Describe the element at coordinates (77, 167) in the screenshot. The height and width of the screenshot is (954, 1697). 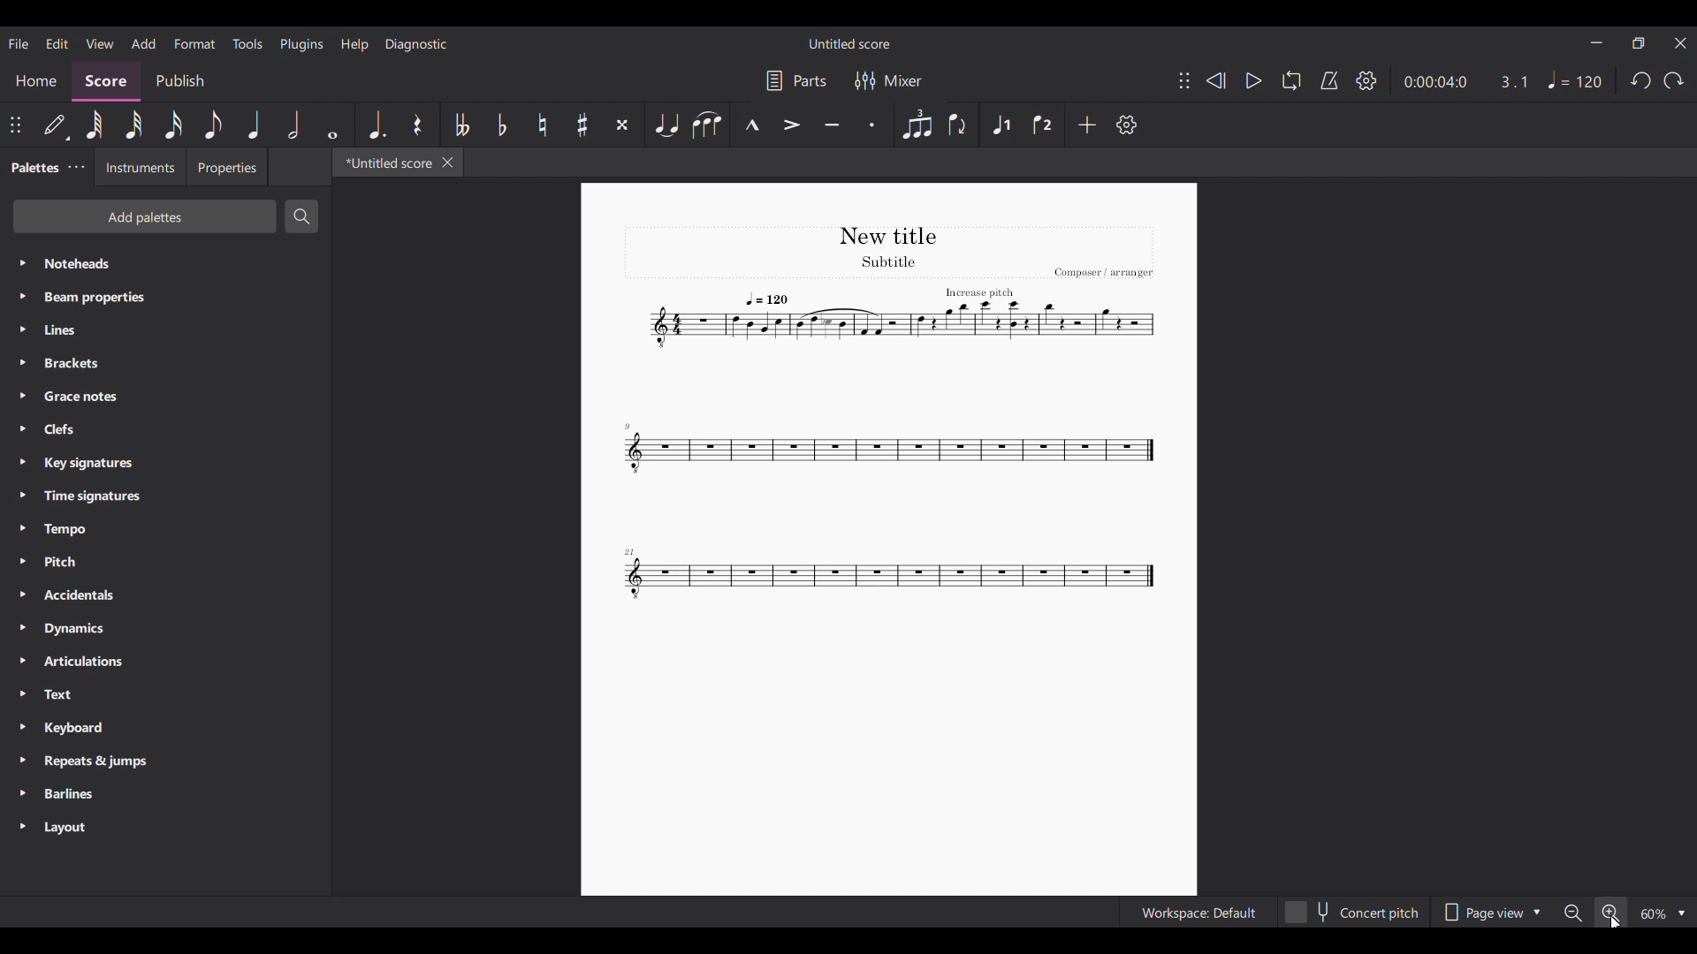
I see `Palette settings` at that location.